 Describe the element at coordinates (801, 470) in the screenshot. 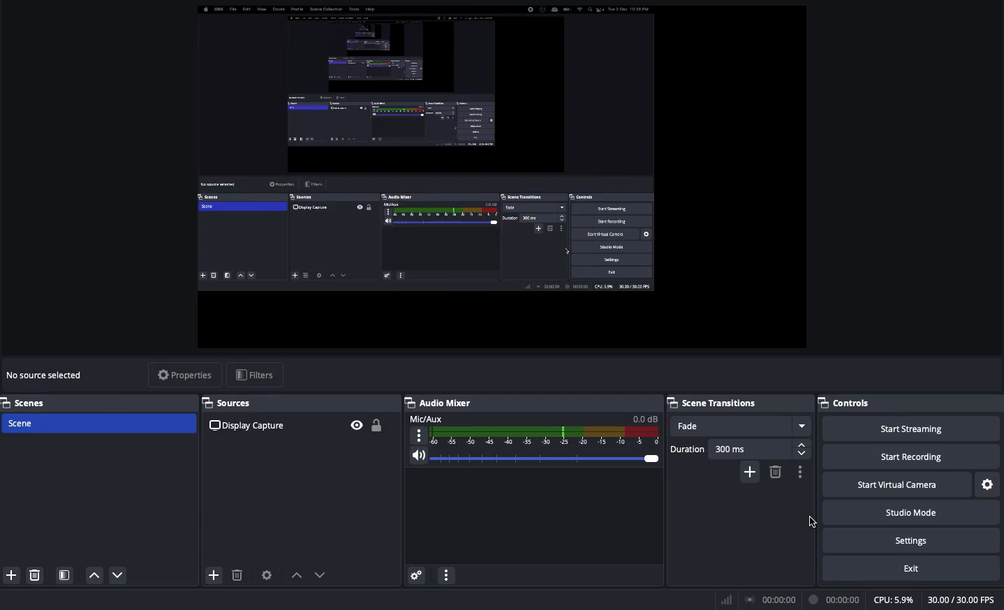

I see `More` at that location.